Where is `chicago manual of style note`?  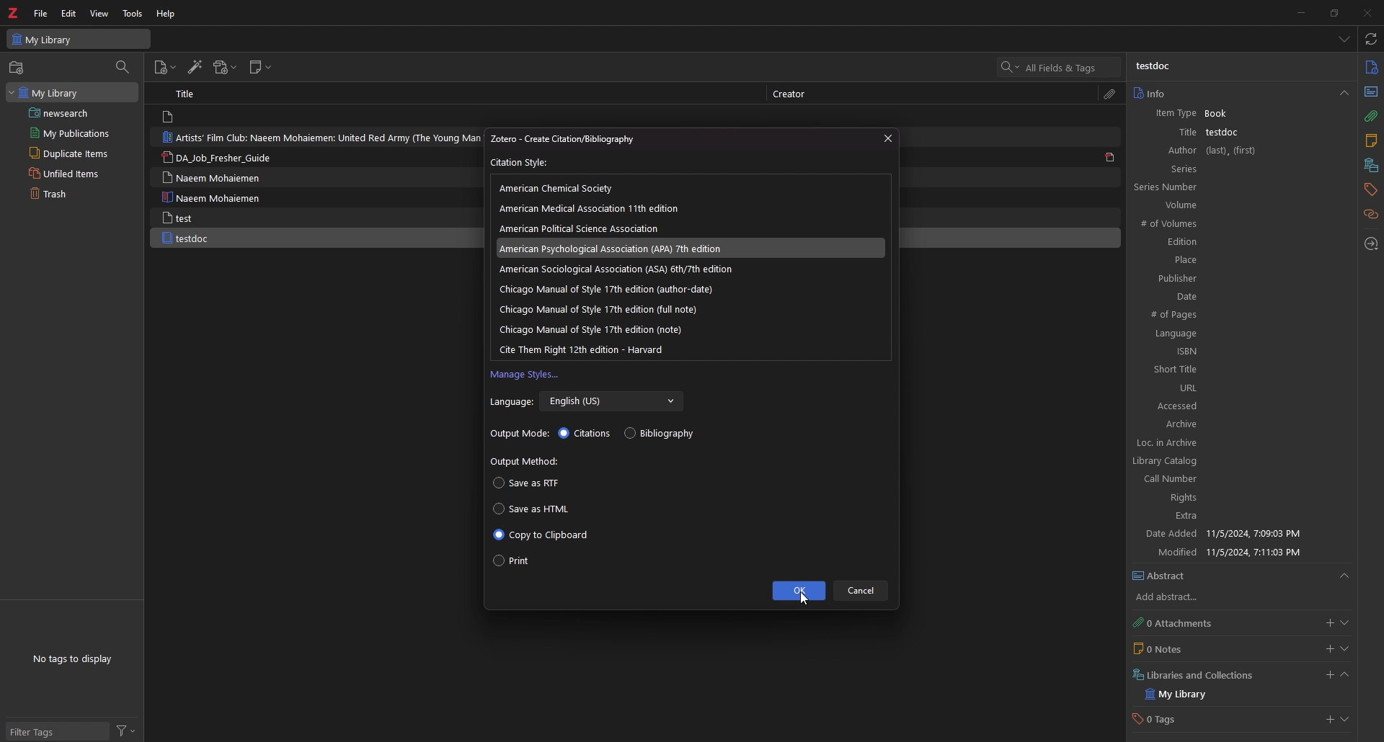 chicago manual of style note is located at coordinates (592, 329).